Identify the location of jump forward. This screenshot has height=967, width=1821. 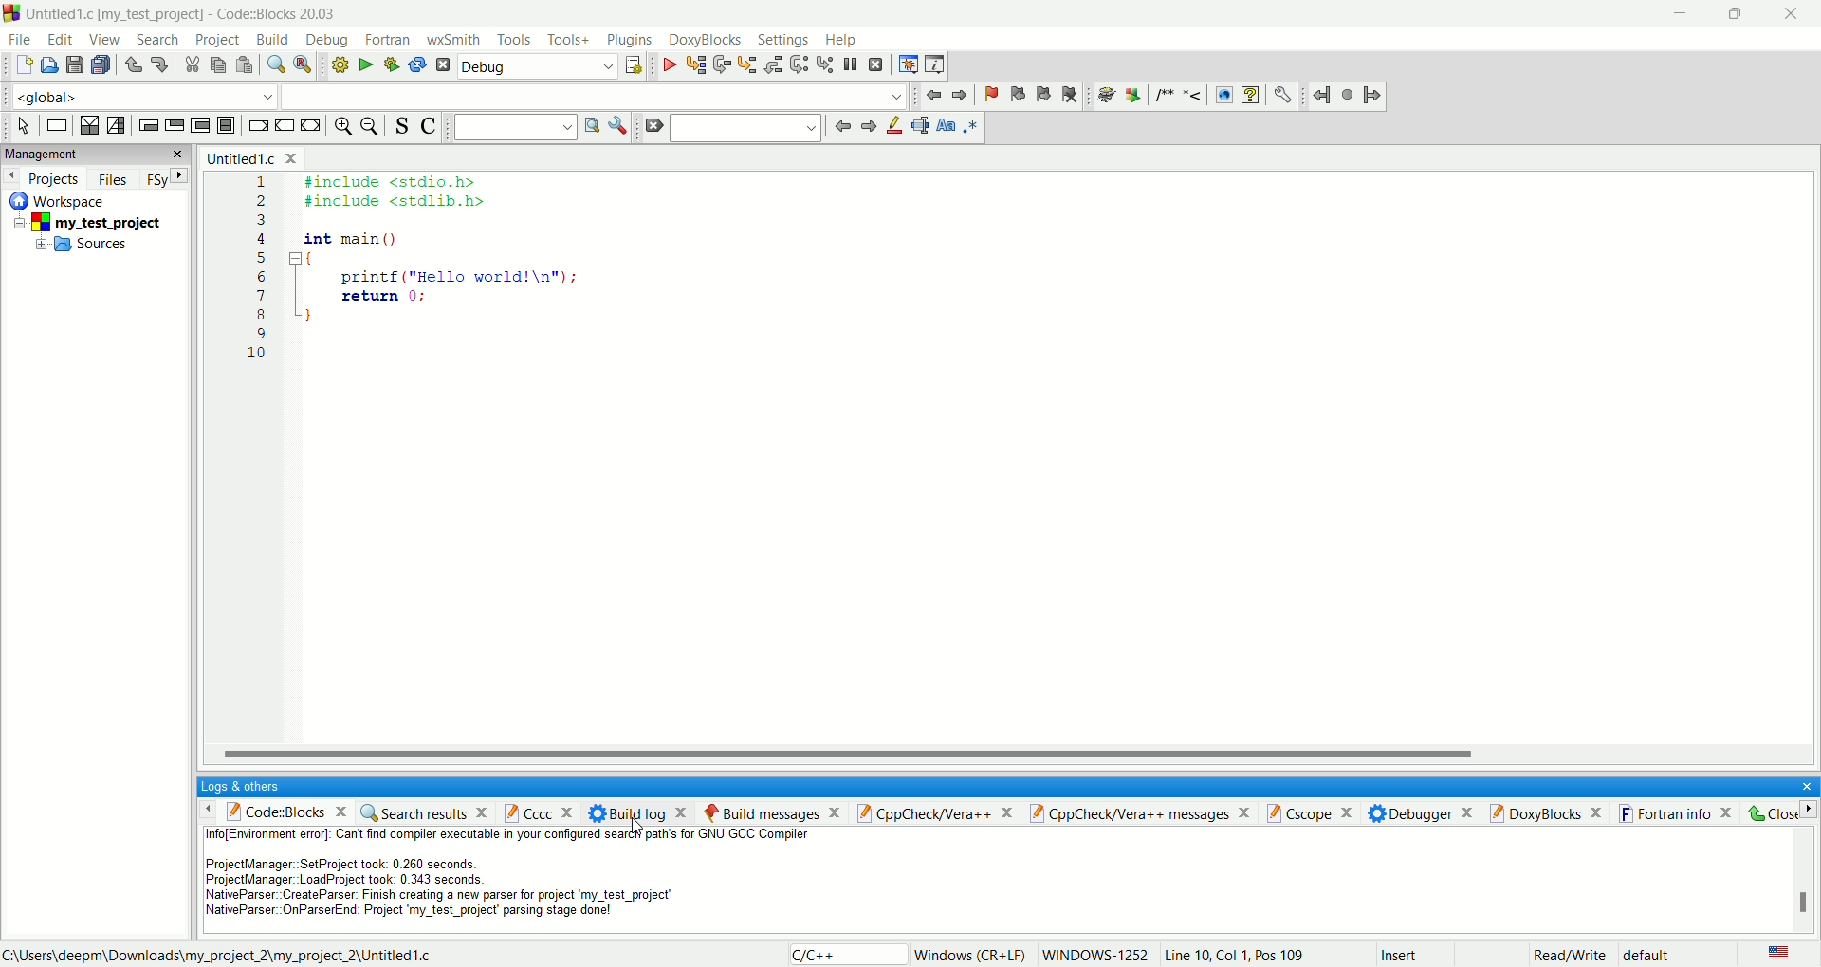
(869, 127).